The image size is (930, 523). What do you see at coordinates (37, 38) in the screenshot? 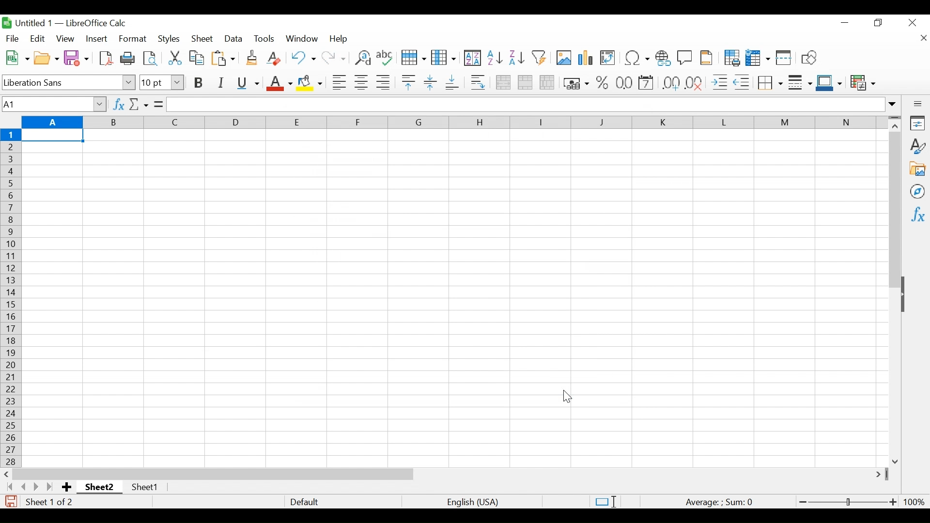
I see `Edit` at bounding box center [37, 38].